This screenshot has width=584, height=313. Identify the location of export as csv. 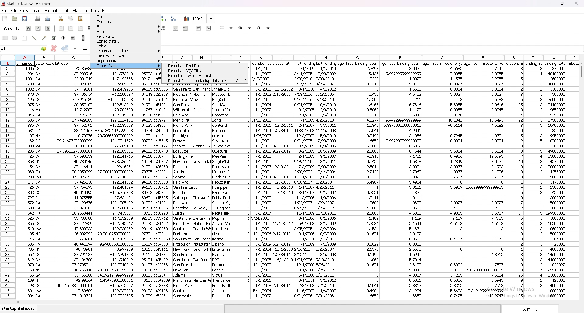
(206, 71).